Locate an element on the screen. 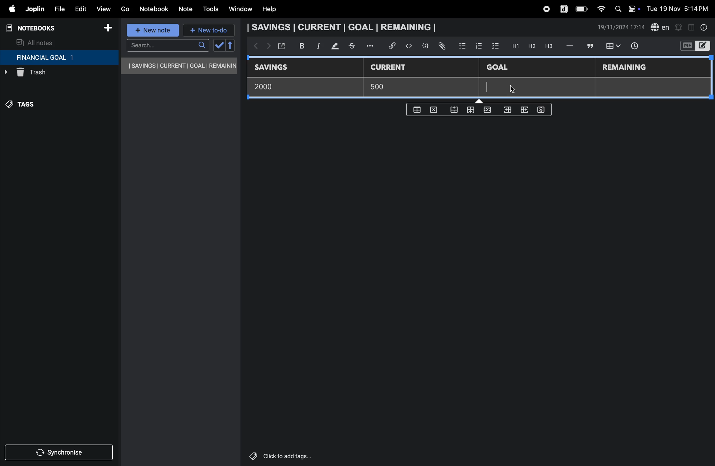 The width and height of the screenshot is (715, 466). h2 is located at coordinates (531, 46).